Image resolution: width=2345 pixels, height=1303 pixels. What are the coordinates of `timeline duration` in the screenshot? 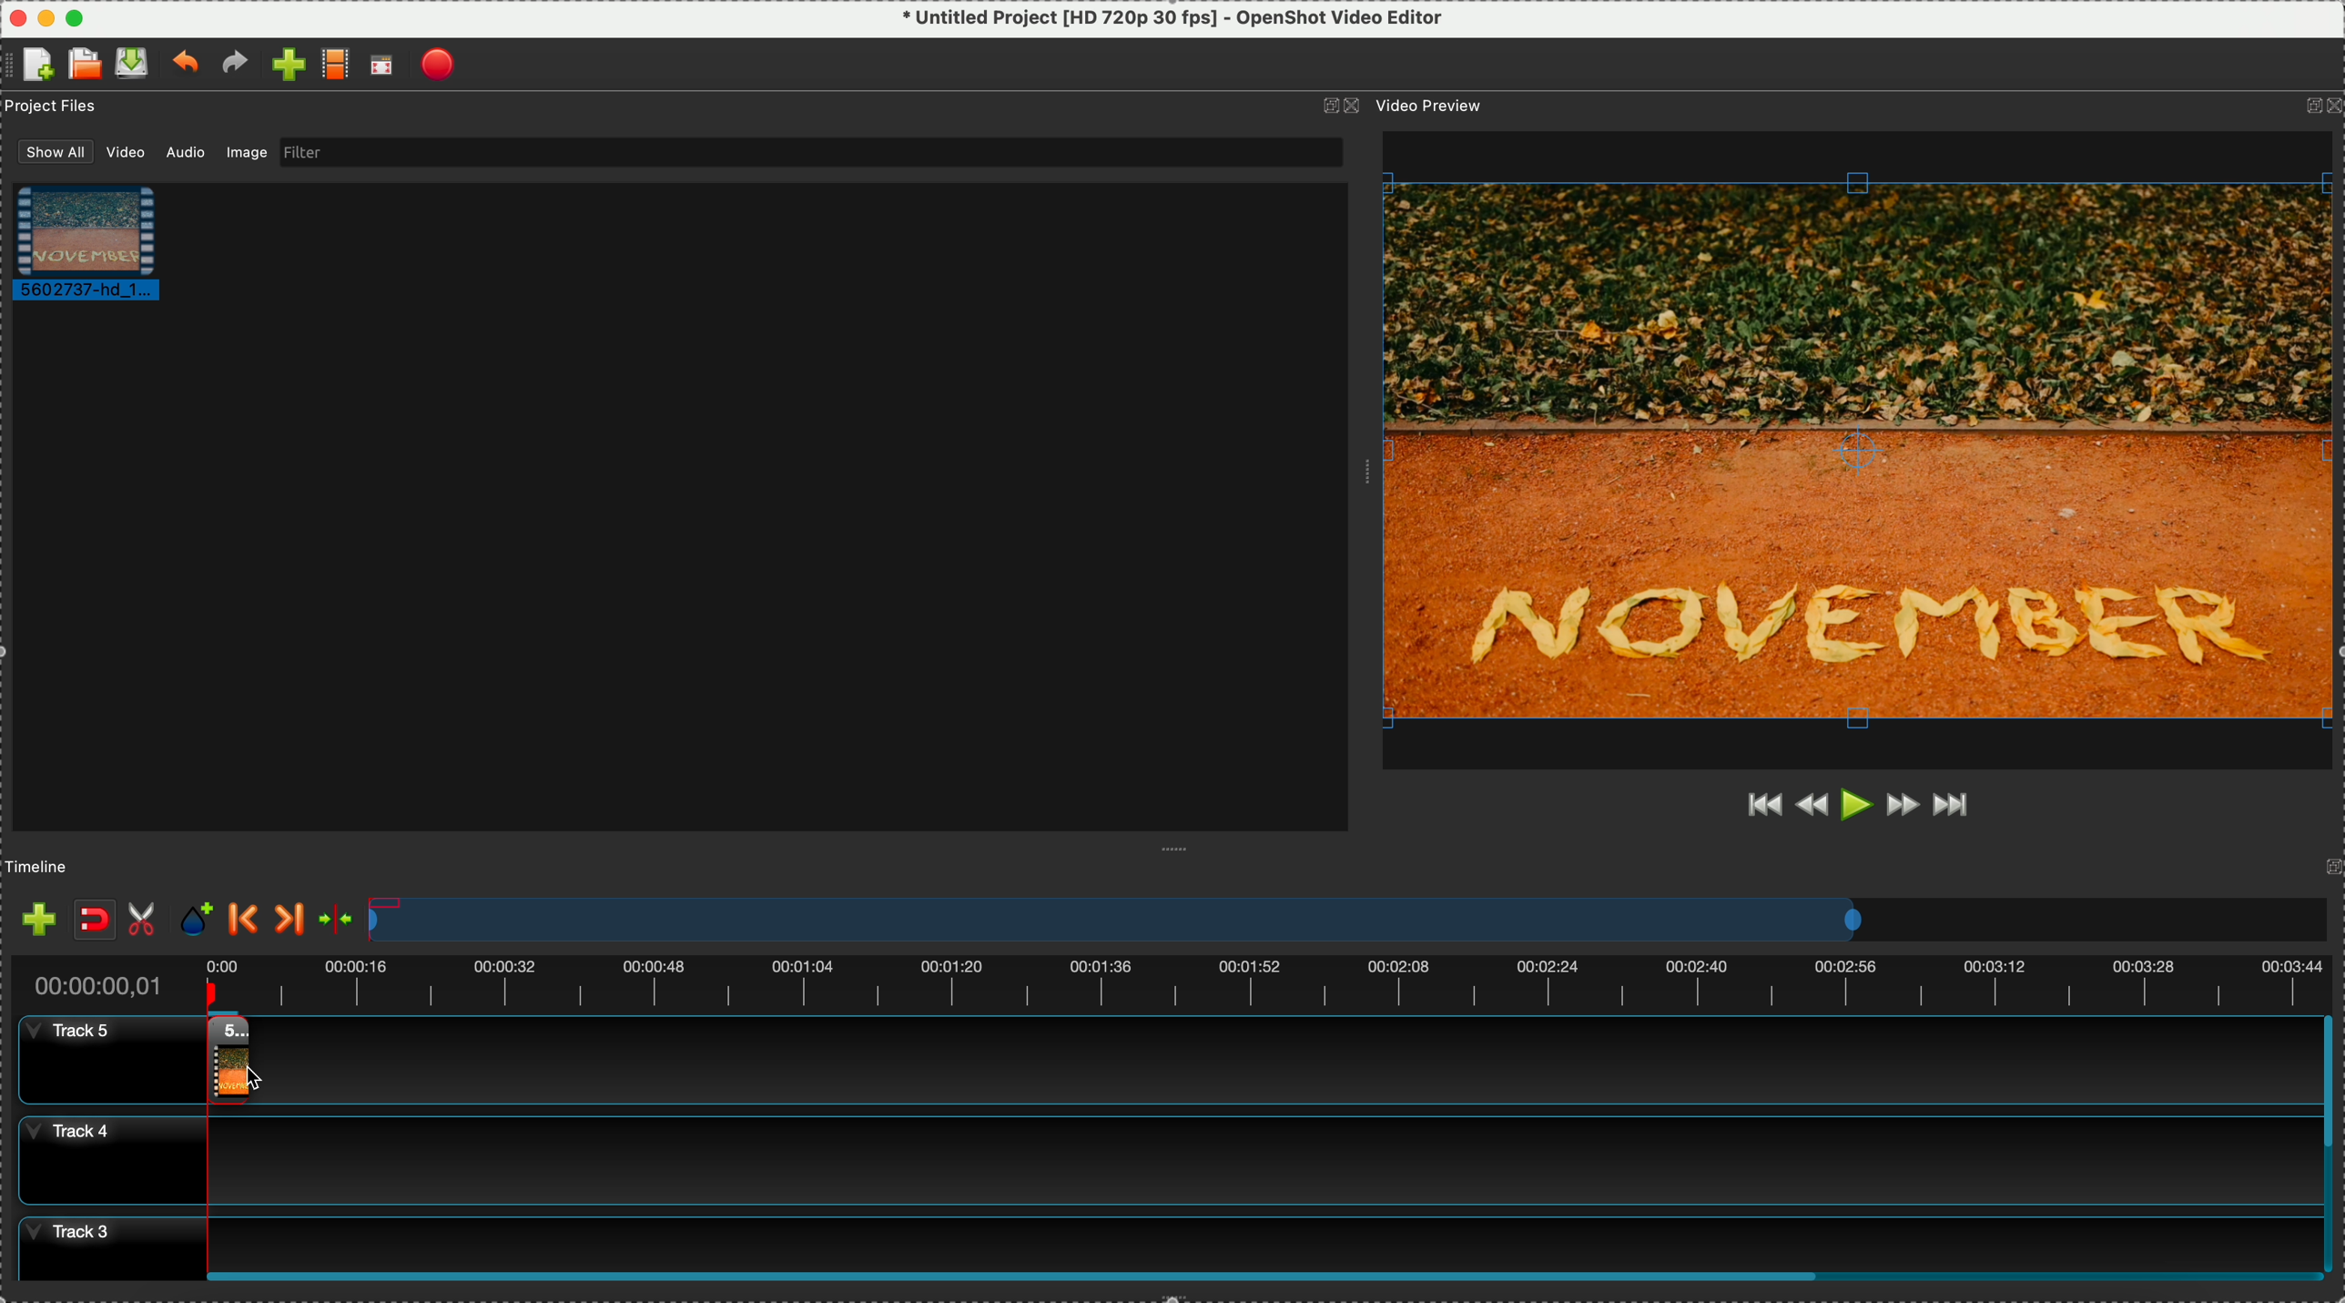 It's located at (1167, 979).